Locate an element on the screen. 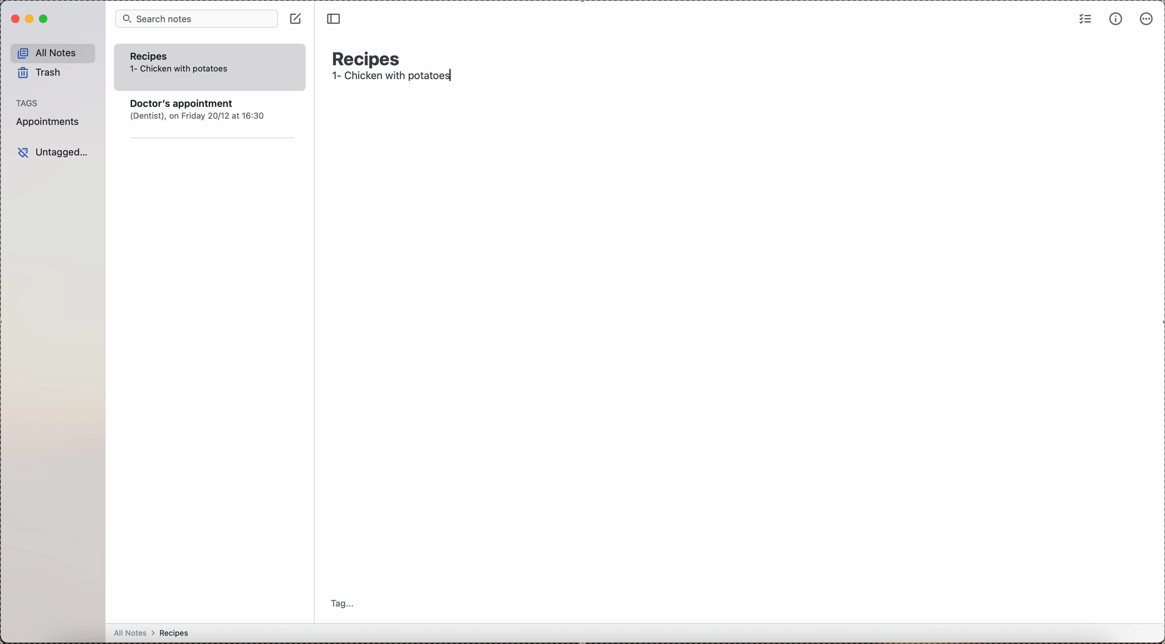 The width and height of the screenshot is (1165, 644). click on create note is located at coordinates (295, 19).